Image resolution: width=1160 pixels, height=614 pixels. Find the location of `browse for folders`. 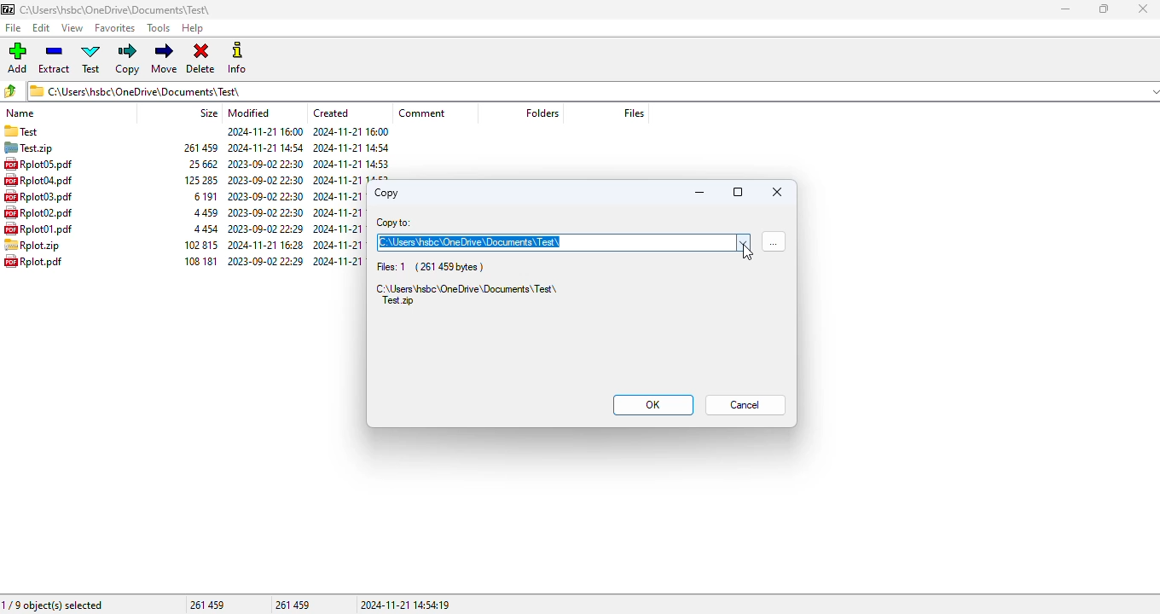

browse for folders is located at coordinates (774, 241).